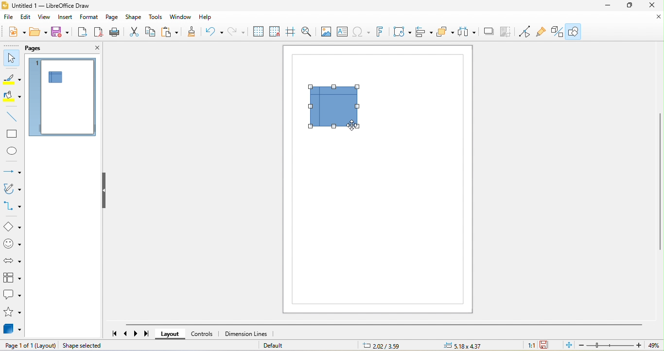  Describe the element at coordinates (192, 33) in the screenshot. I see `clone formatting` at that location.